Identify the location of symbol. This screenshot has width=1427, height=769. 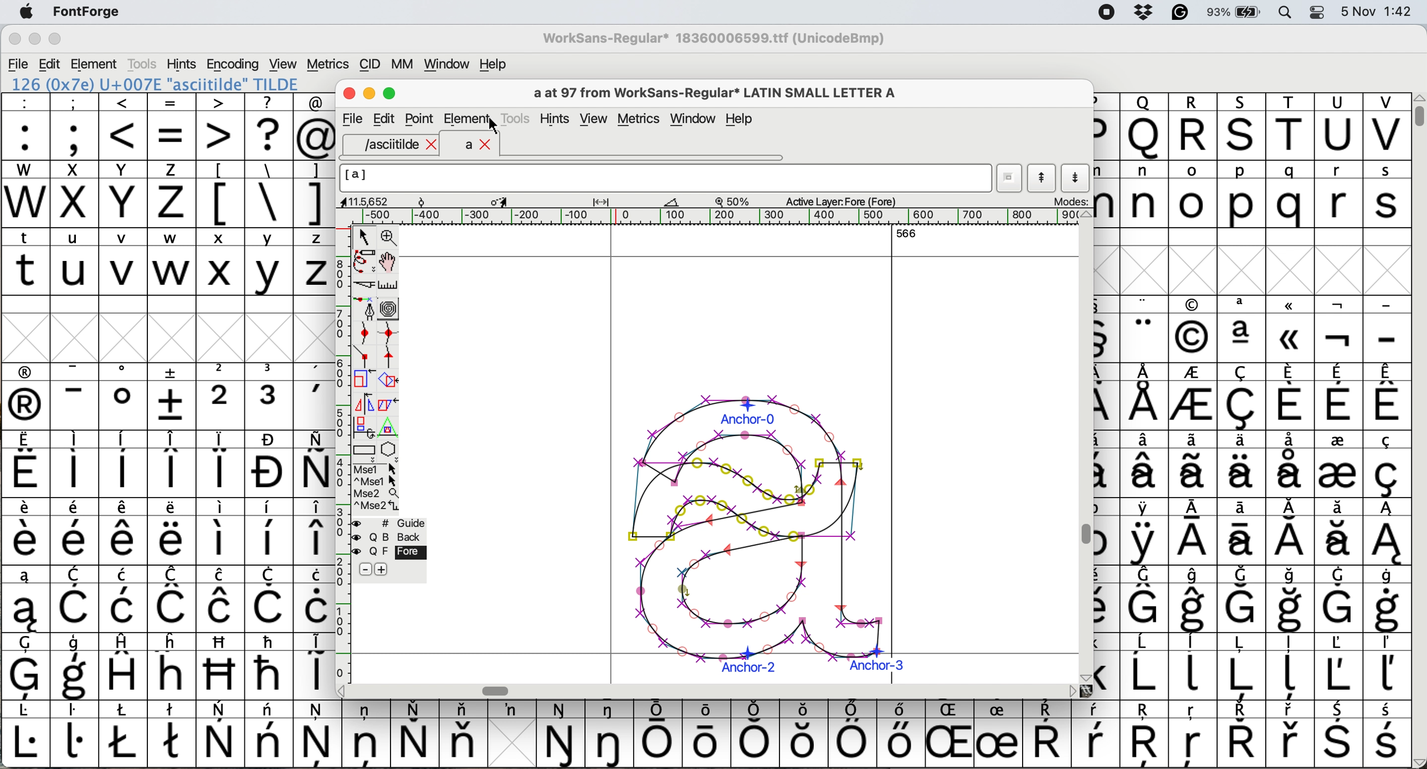
(124, 734).